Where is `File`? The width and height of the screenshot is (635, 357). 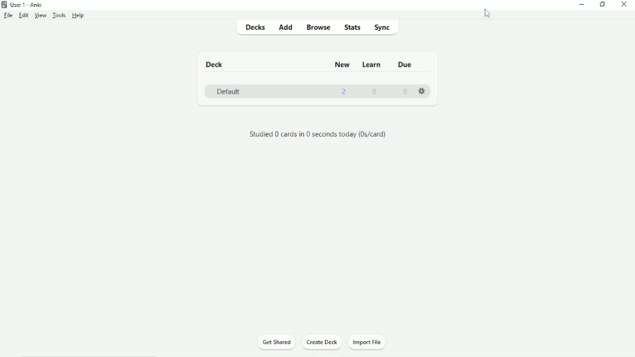 File is located at coordinates (9, 15).